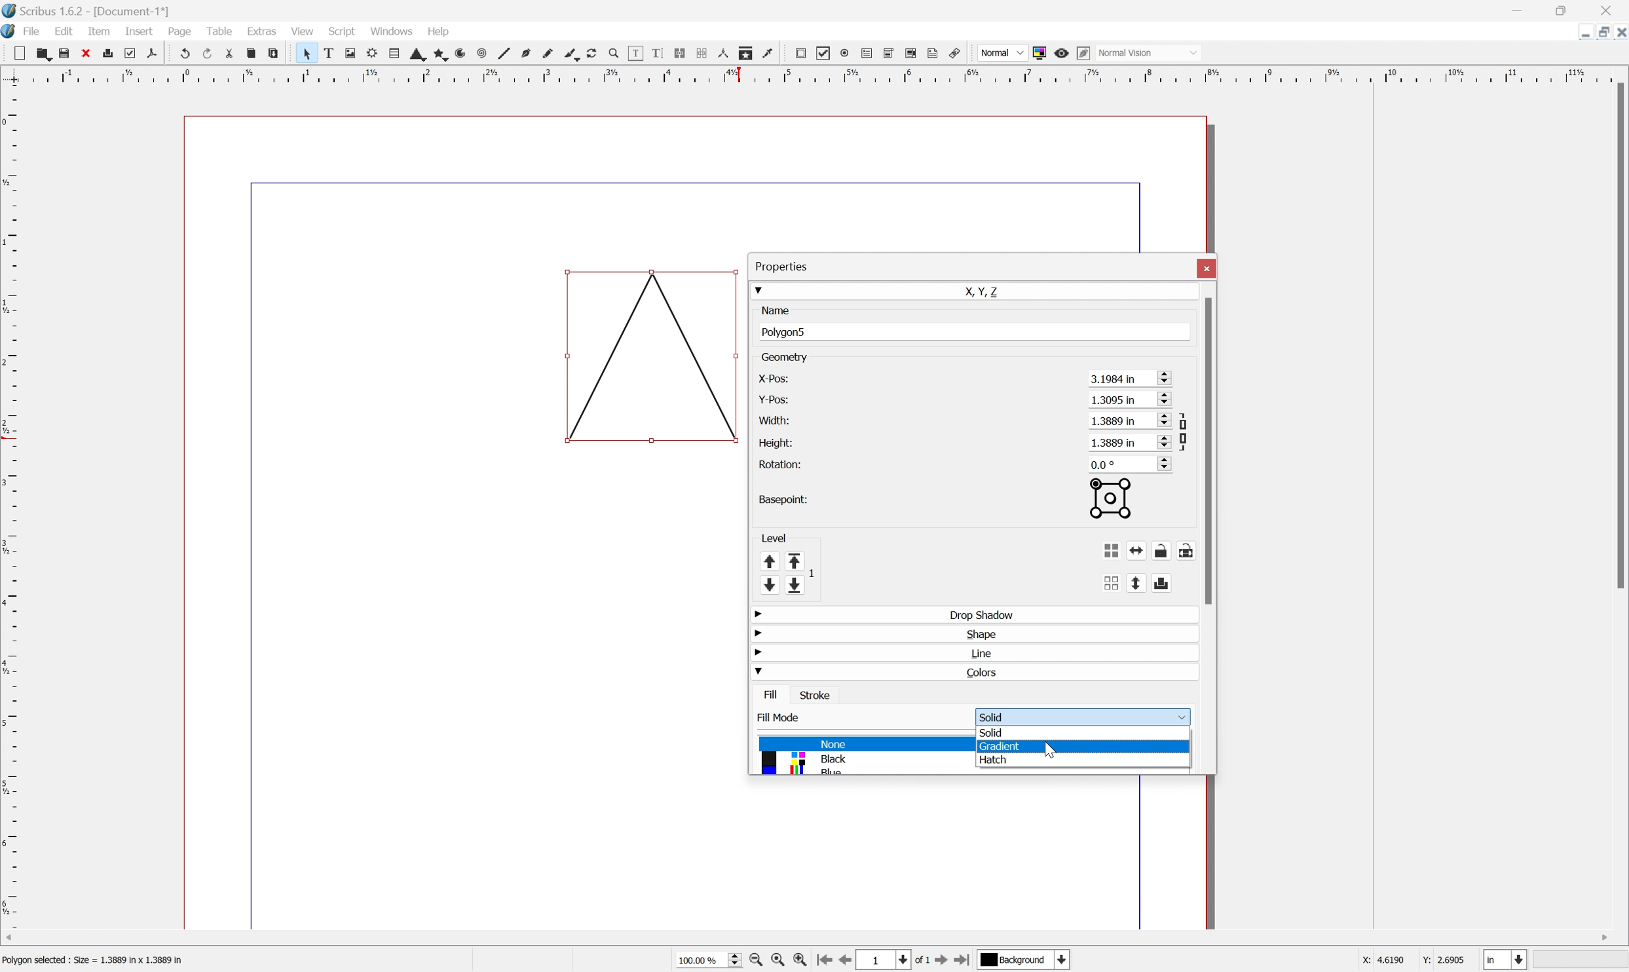  Describe the element at coordinates (1605, 11) in the screenshot. I see `Close` at that location.